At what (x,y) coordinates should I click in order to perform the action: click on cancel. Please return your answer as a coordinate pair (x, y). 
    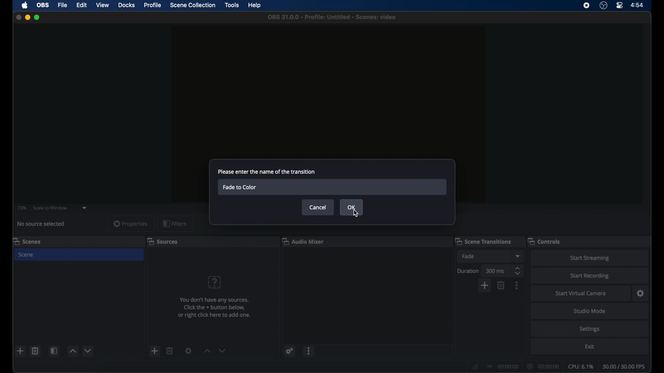
    Looking at the image, I should click on (318, 208).